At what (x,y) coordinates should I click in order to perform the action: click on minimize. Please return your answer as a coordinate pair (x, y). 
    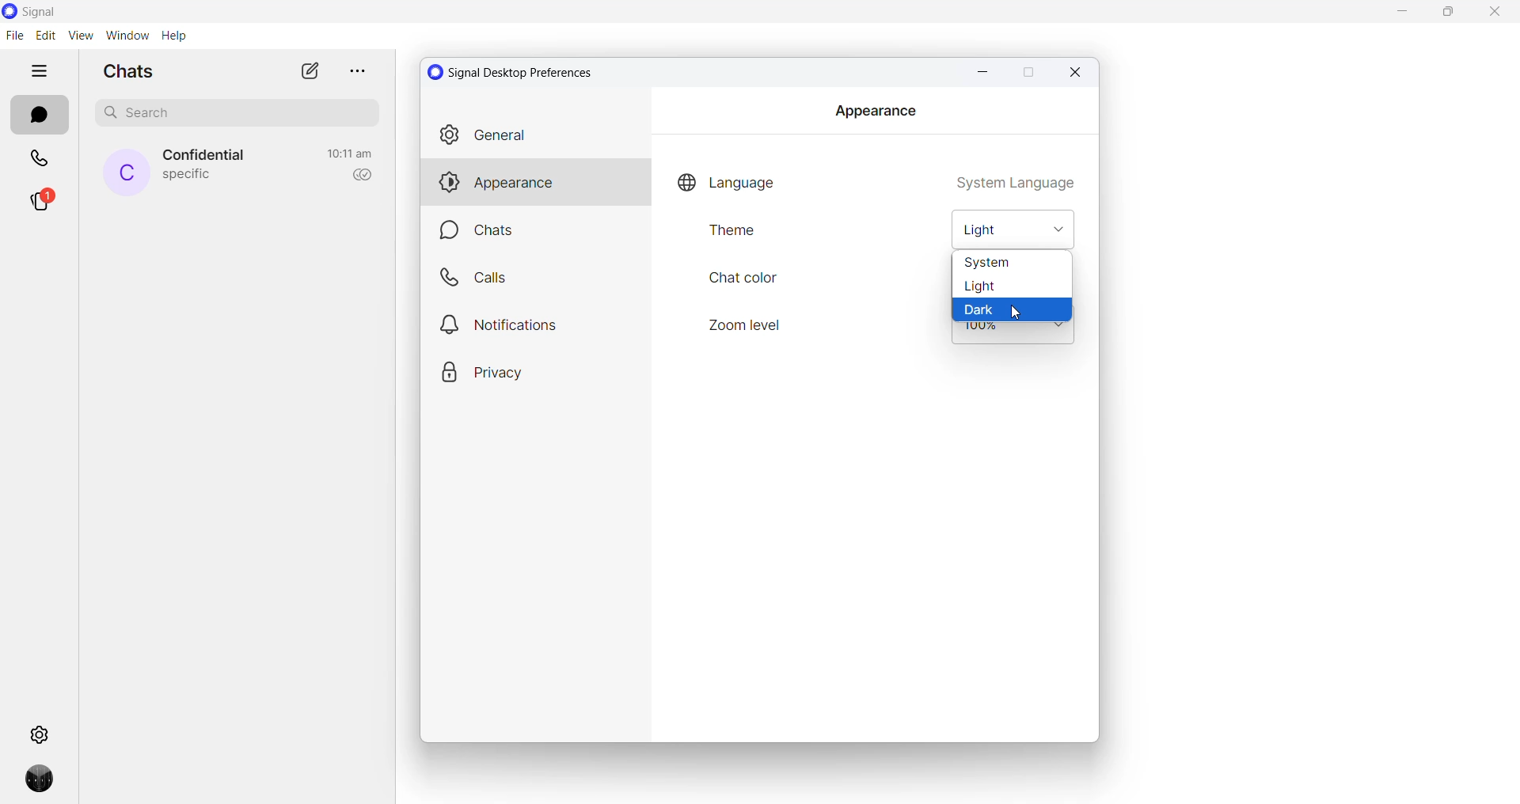
    Looking at the image, I should click on (1405, 13).